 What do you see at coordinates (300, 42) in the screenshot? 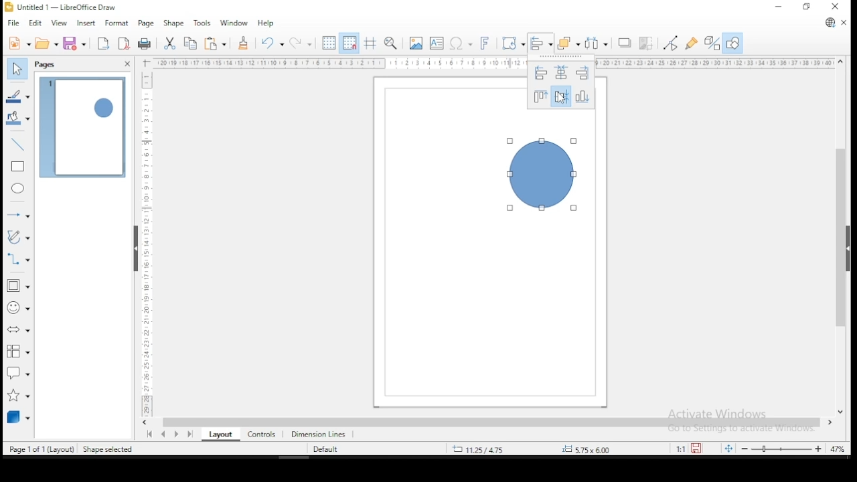
I see `redo` at bounding box center [300, 42].